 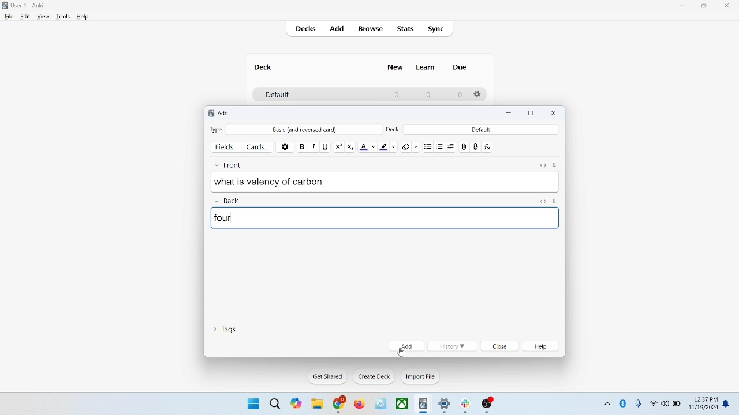 I want to click on unordered list, so click(x=428, y=146).